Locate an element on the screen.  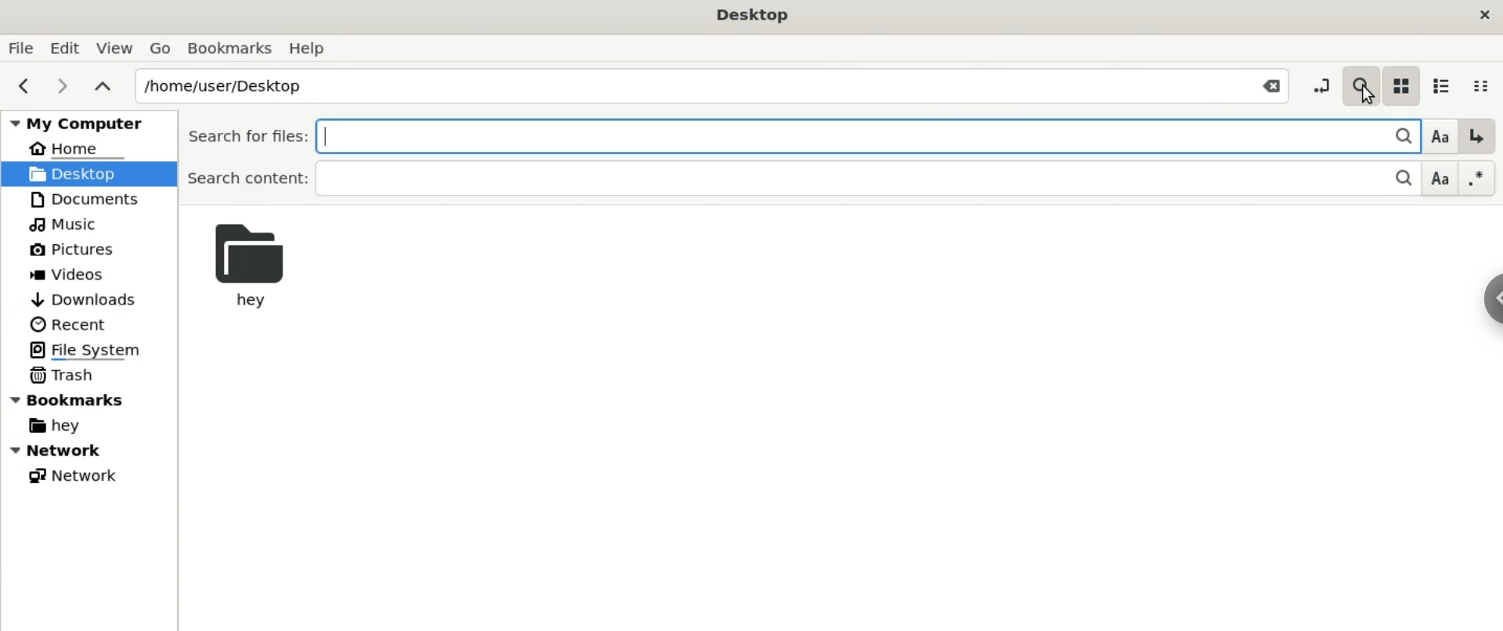
Close is located at coordinates (1270, 85).